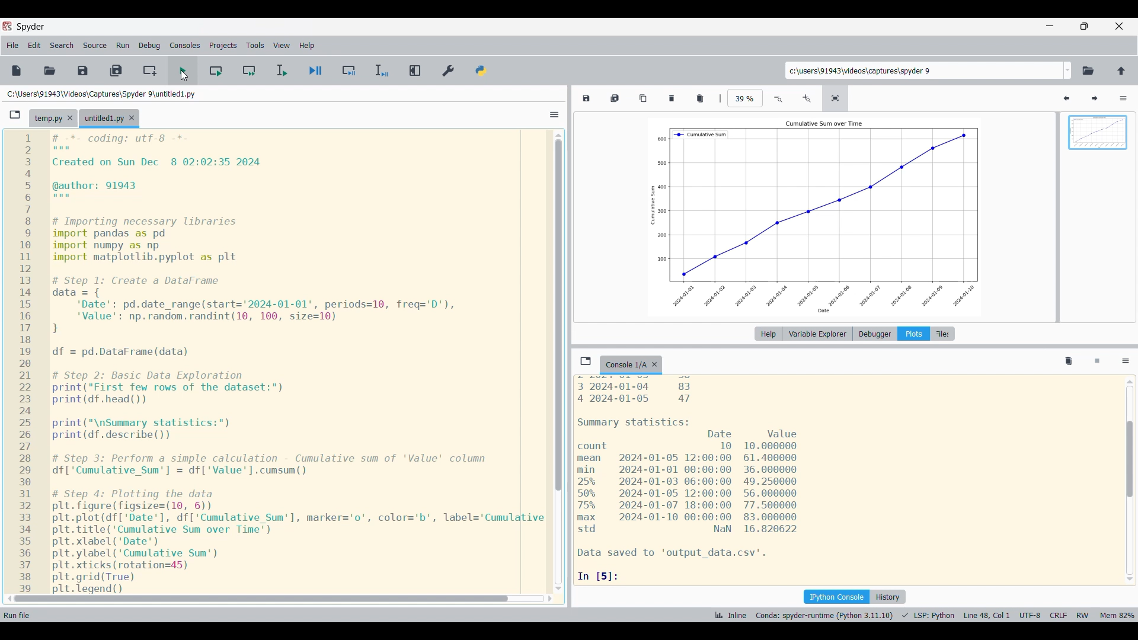 The width and height of the screenshot is (1138, 640). Describe the element at coordinates (1069, 361) in the screenshot. I see `Remove all variables from namespace` at that location.